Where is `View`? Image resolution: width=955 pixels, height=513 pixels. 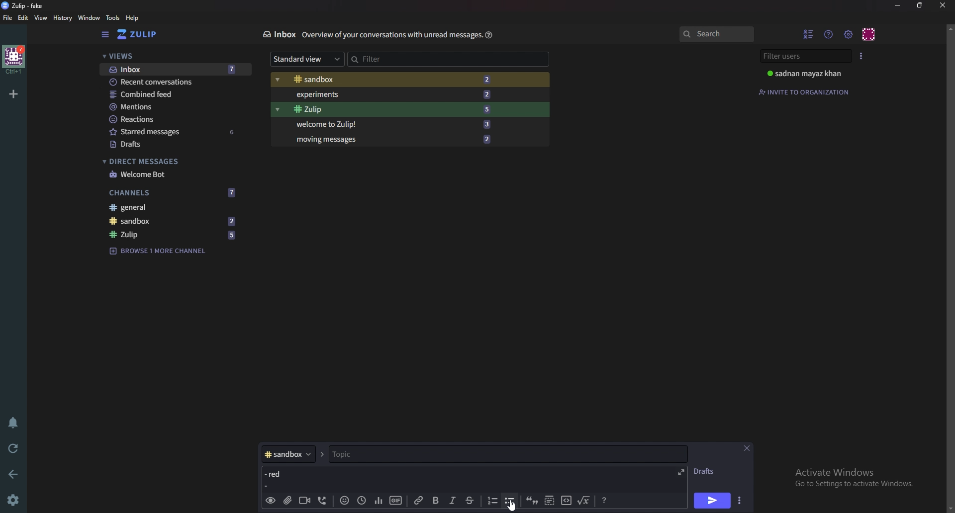 View is located at coordinates (41, 18).